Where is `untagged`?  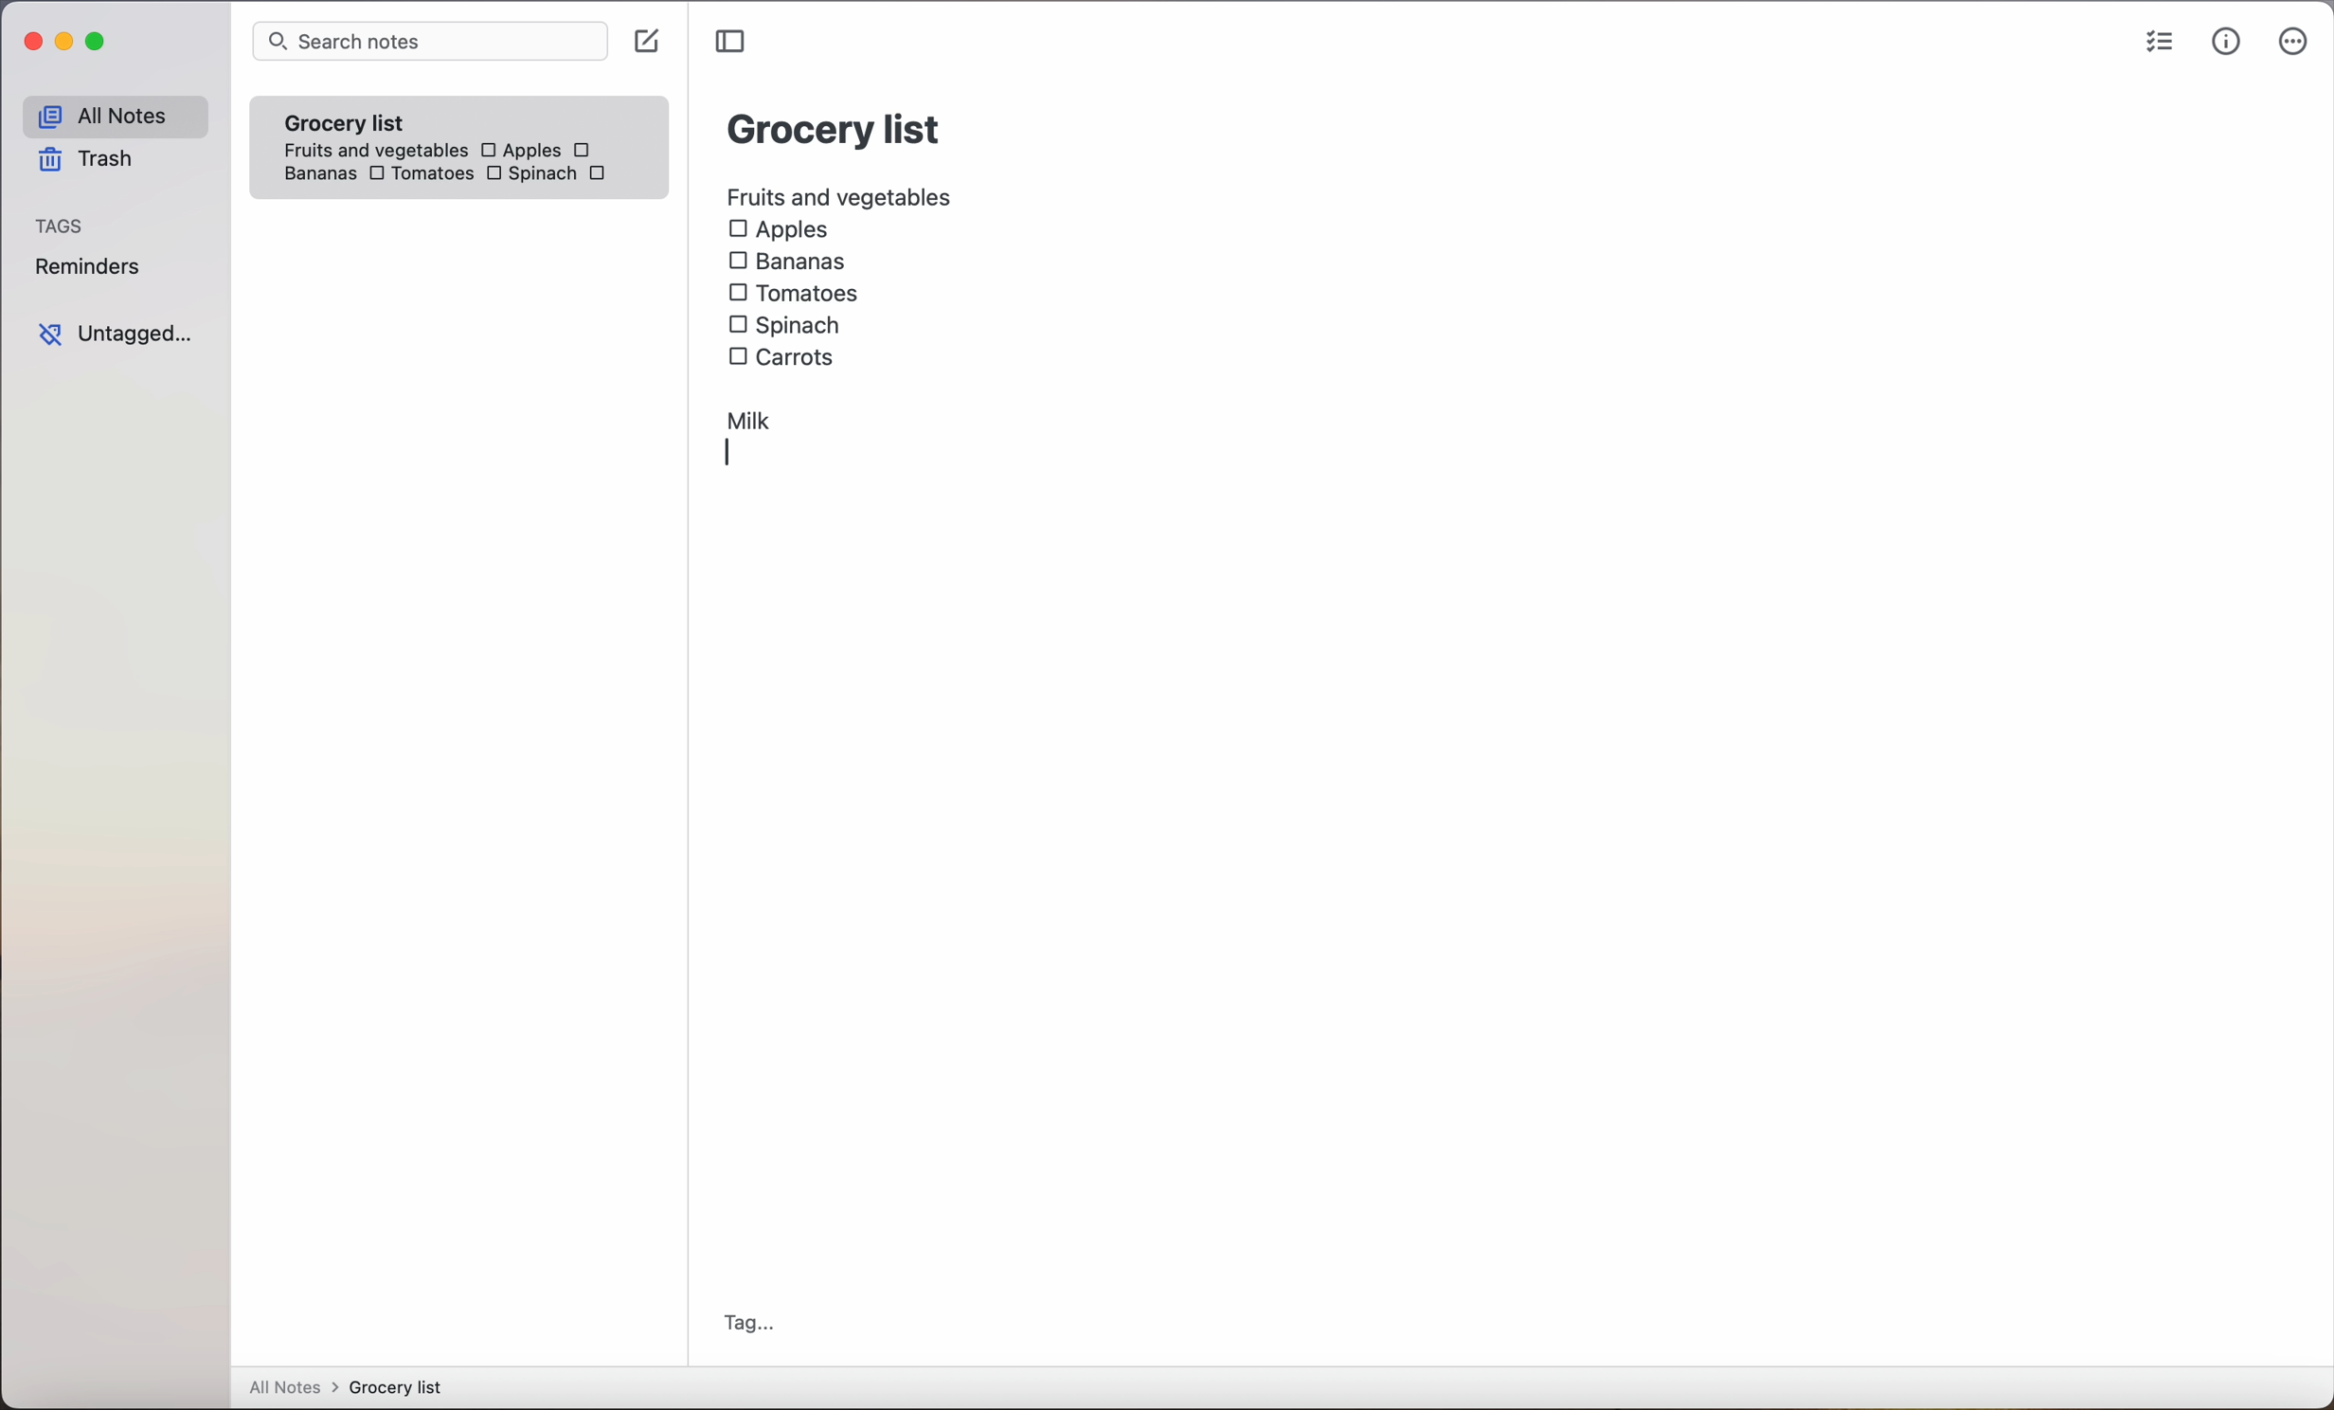
untagged is located at coordinates (115, 334).